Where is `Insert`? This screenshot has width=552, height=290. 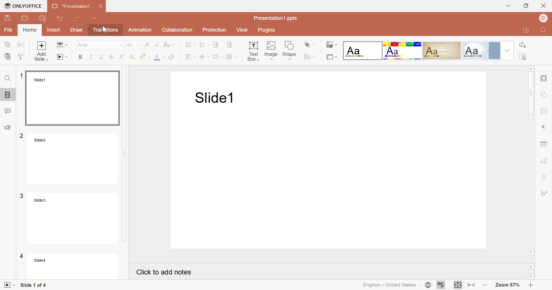
Insert is located at coordinates (54, 30).